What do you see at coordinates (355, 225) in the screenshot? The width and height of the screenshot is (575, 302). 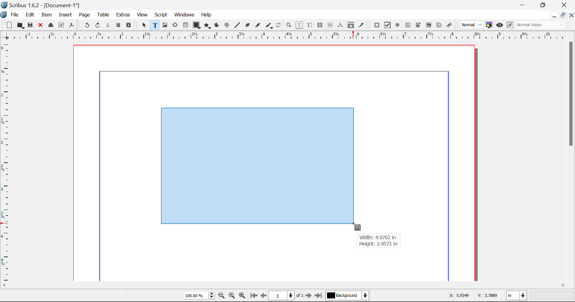 I see `DRAG_TO Cursor Position` at bounding box center [355, 225].